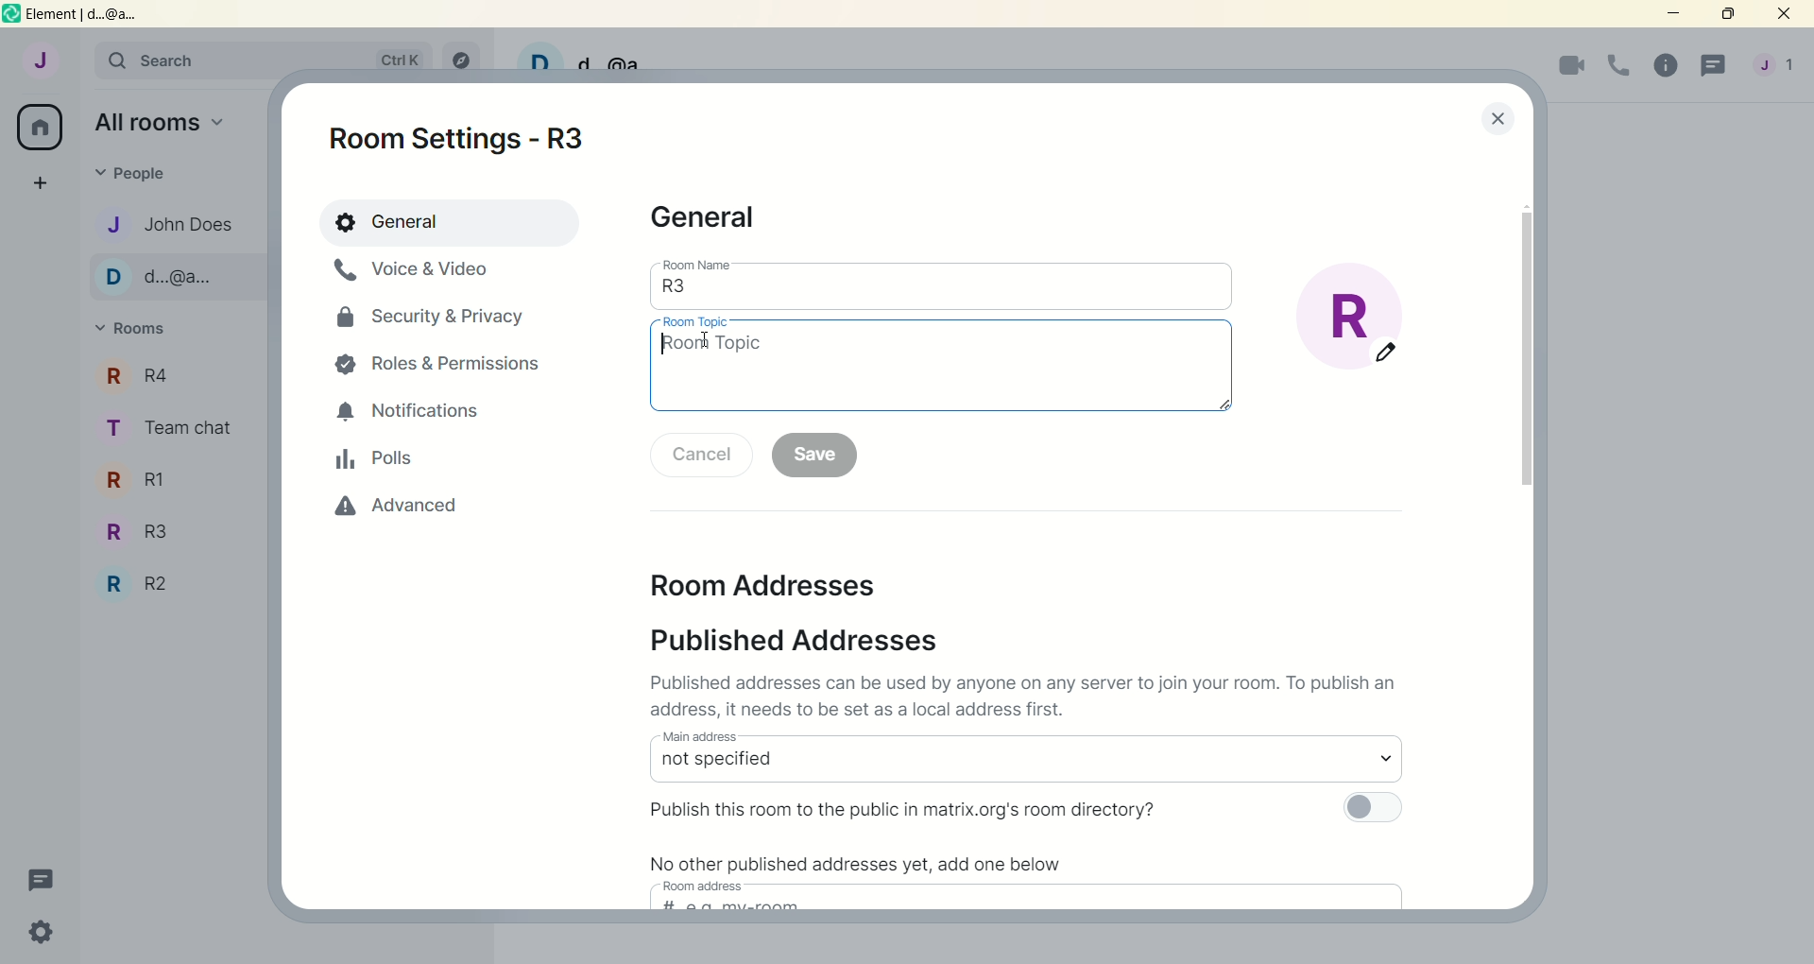 Image resolution: width=1814 pixels, height=964 pixels. Describe the element at coordinates (1677, 17) in the screenshot. I see `minimize` at that location.